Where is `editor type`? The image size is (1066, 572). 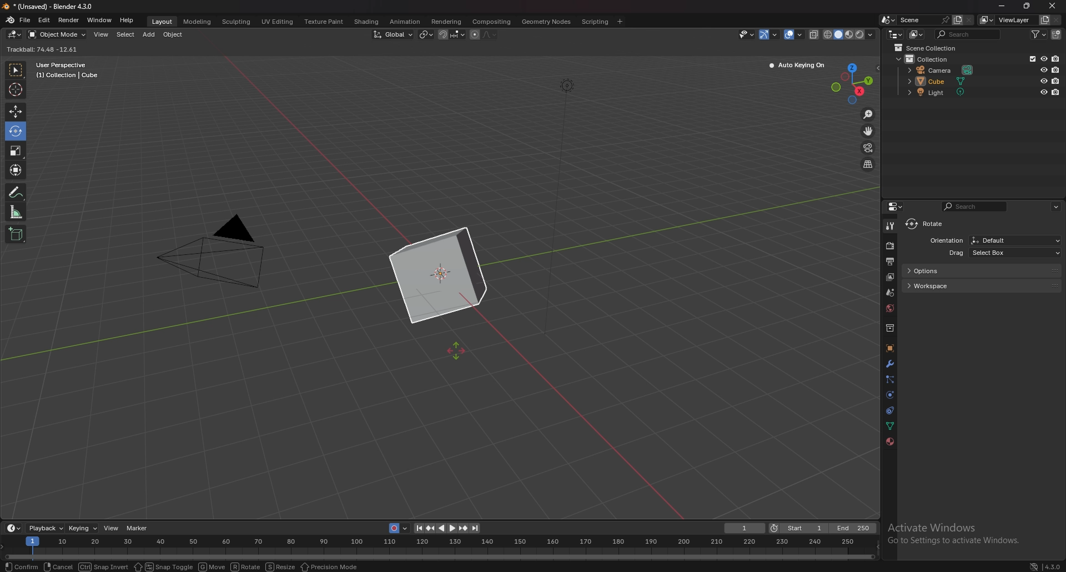 editor type is located at coordinates (895, 34).